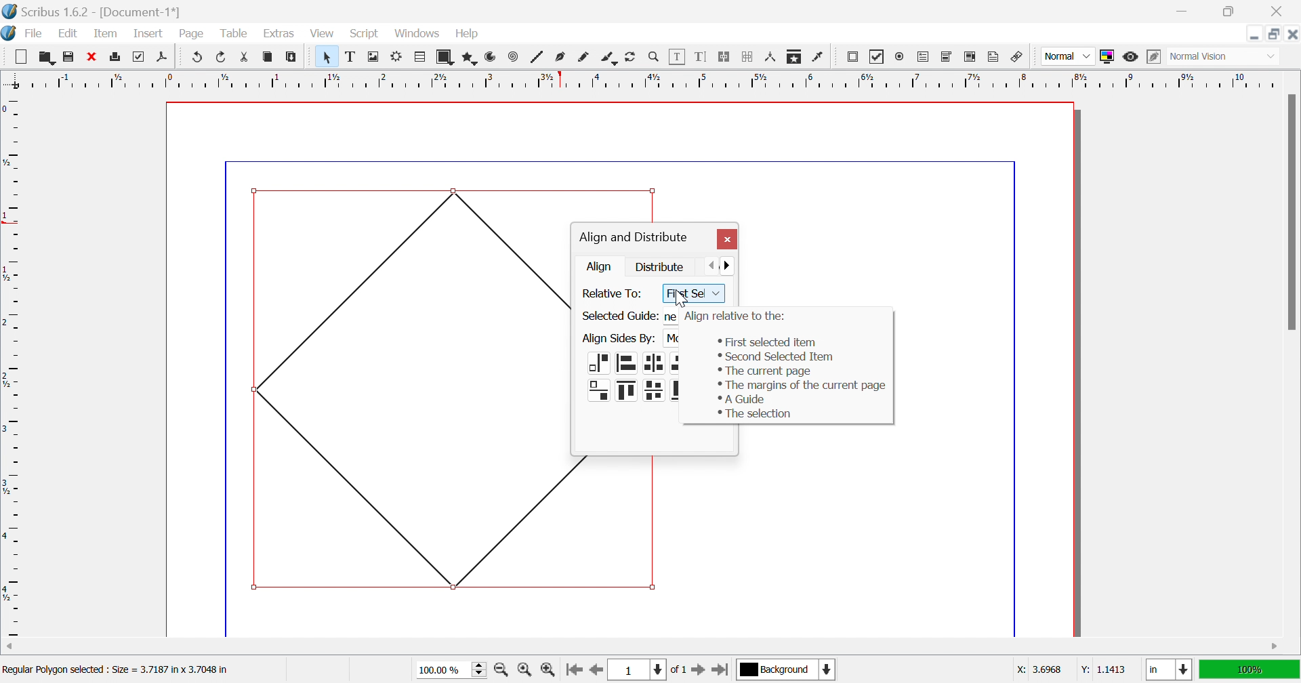 The width and height of the screenshot is (1301, 683). Describe the element at coordinates (322, 33) in the screenshot. I see `View` at that location.